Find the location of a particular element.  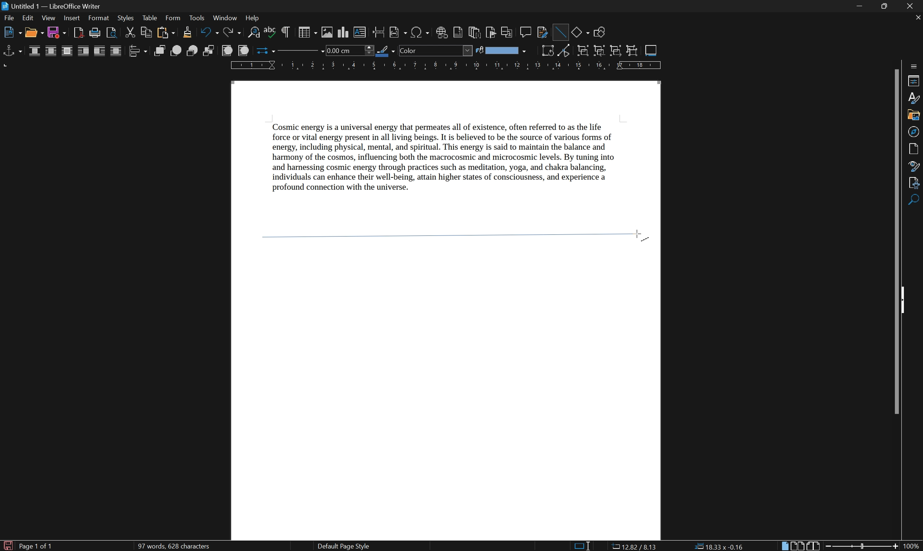

format is located at coordinates (99, 18).